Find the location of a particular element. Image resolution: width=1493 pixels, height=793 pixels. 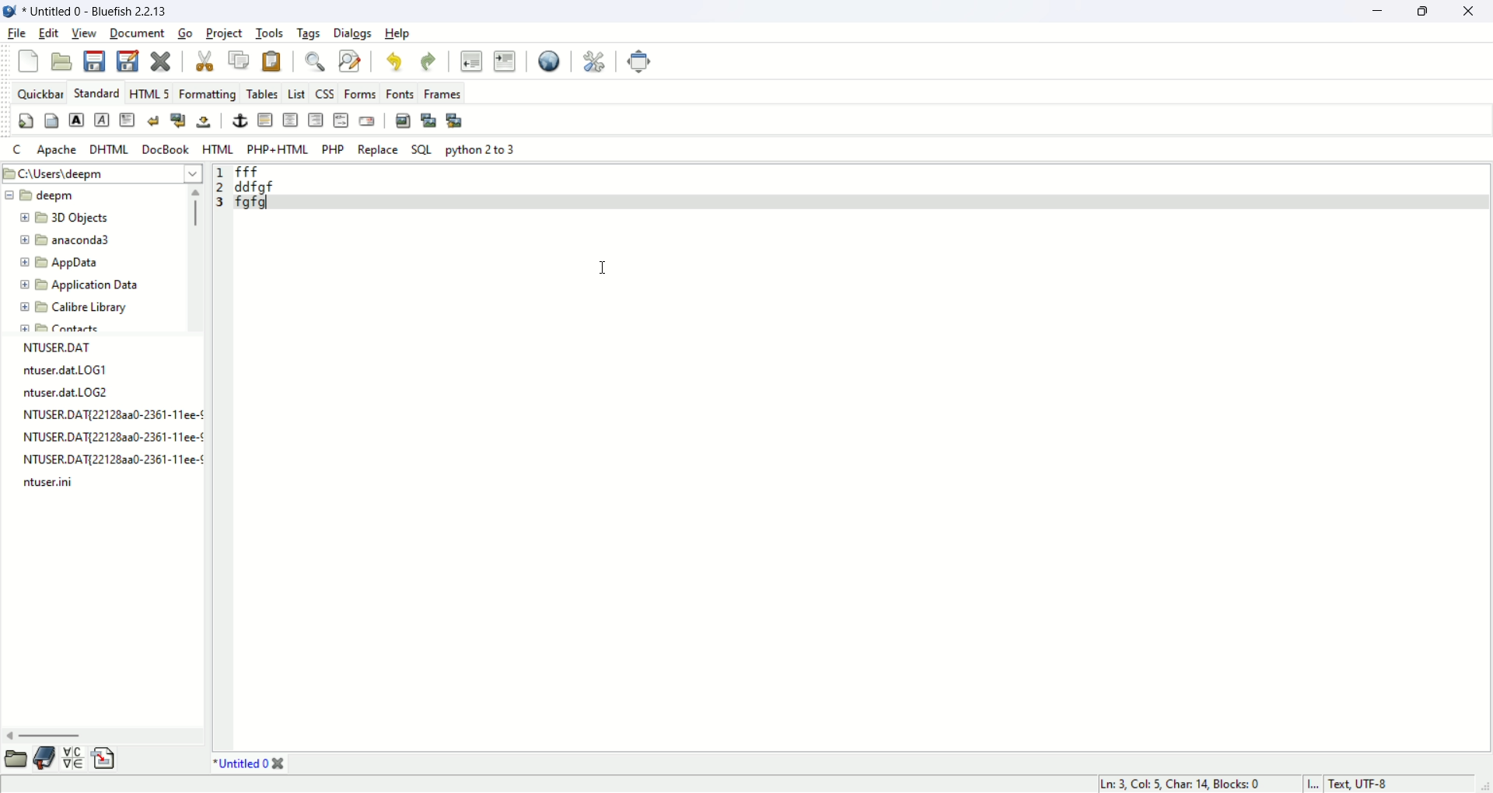

tags is located at coordinates (309, 33).